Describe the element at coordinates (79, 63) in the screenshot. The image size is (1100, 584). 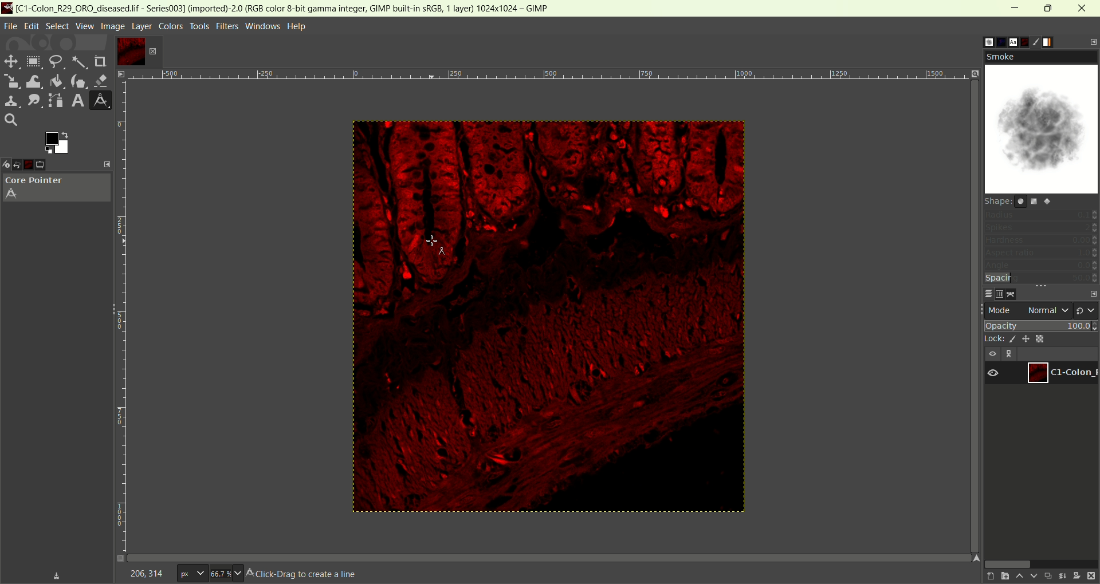
I see `fuzzy select tool` at that location.